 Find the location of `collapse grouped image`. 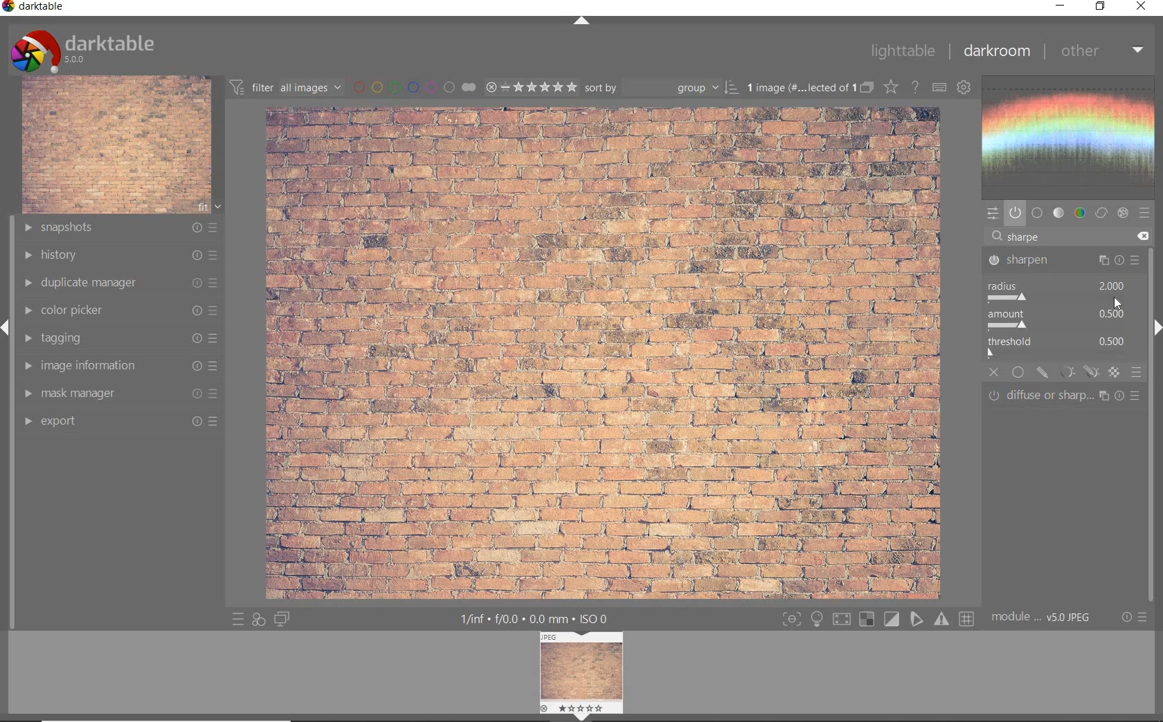

collapse grouped image is located at coordinates (866, 89).